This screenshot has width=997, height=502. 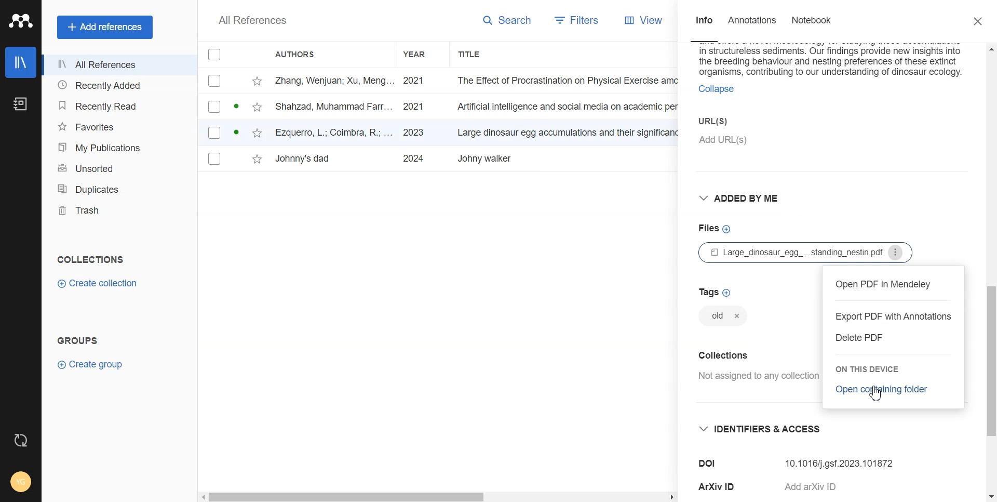 What do you see at coordinates (257, 132) in the screenshot?
I see `Toggle favorites` at bounding box center [257, 132].